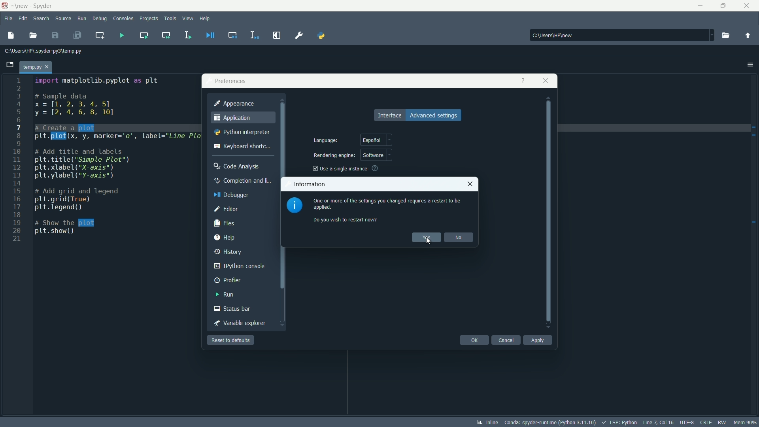  I want to click on preferences, so click(300, 35).